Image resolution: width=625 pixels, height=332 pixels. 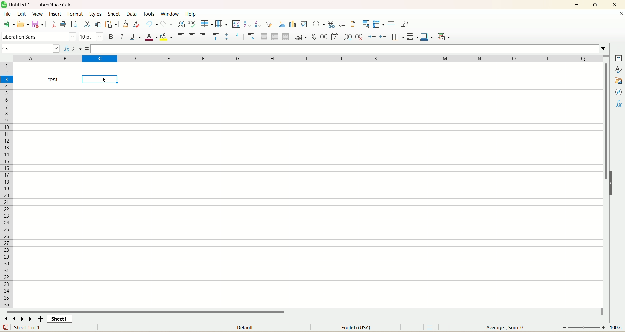 I want to click on align top, so click(x=216, y=37).